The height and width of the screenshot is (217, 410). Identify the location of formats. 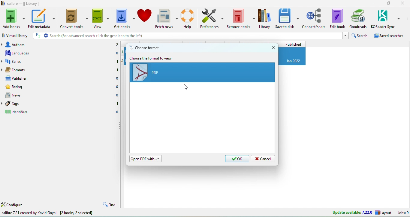
(25, 69).